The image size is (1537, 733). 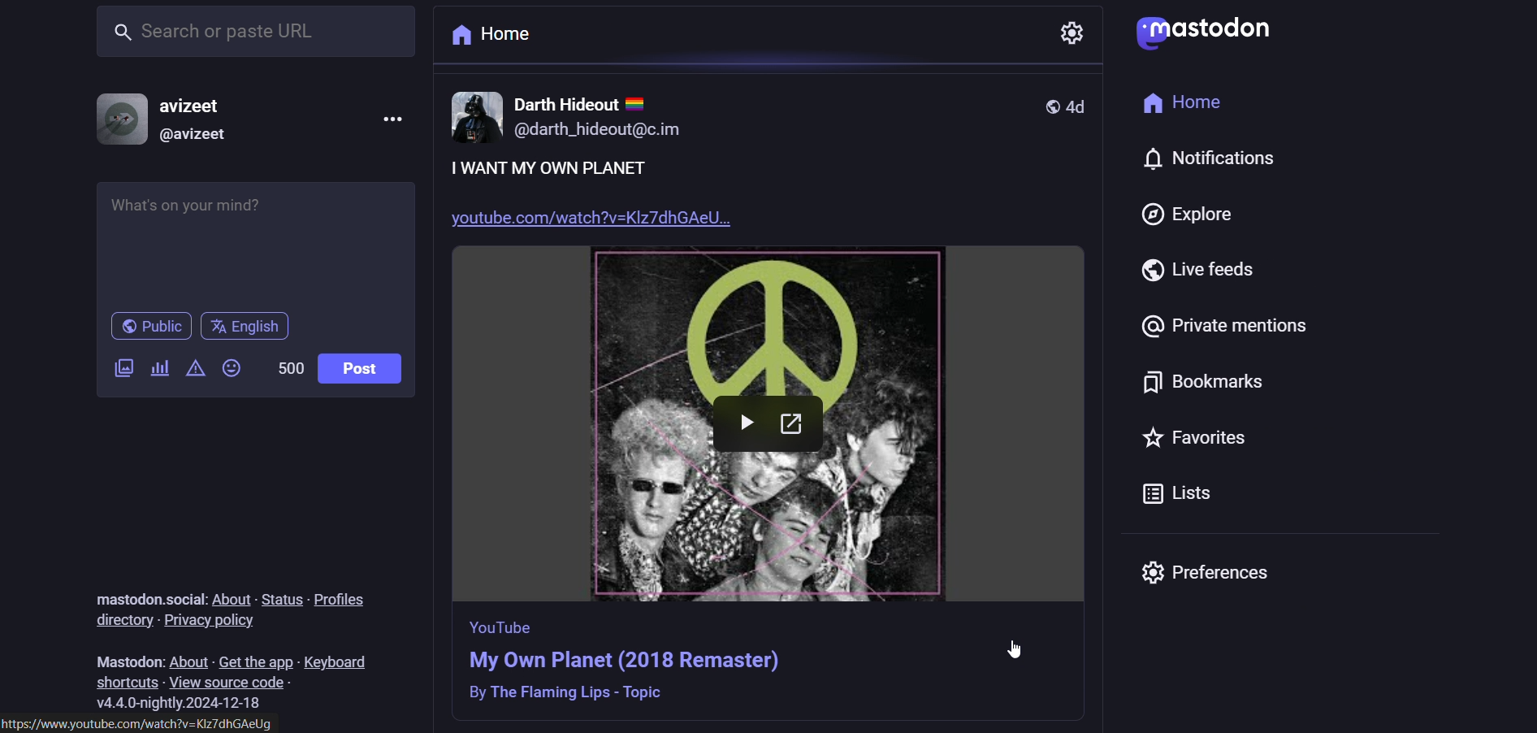 What do you see at coordinates (281, 595) in the screenshot?
I see `status` at bounding box center [281, 595].